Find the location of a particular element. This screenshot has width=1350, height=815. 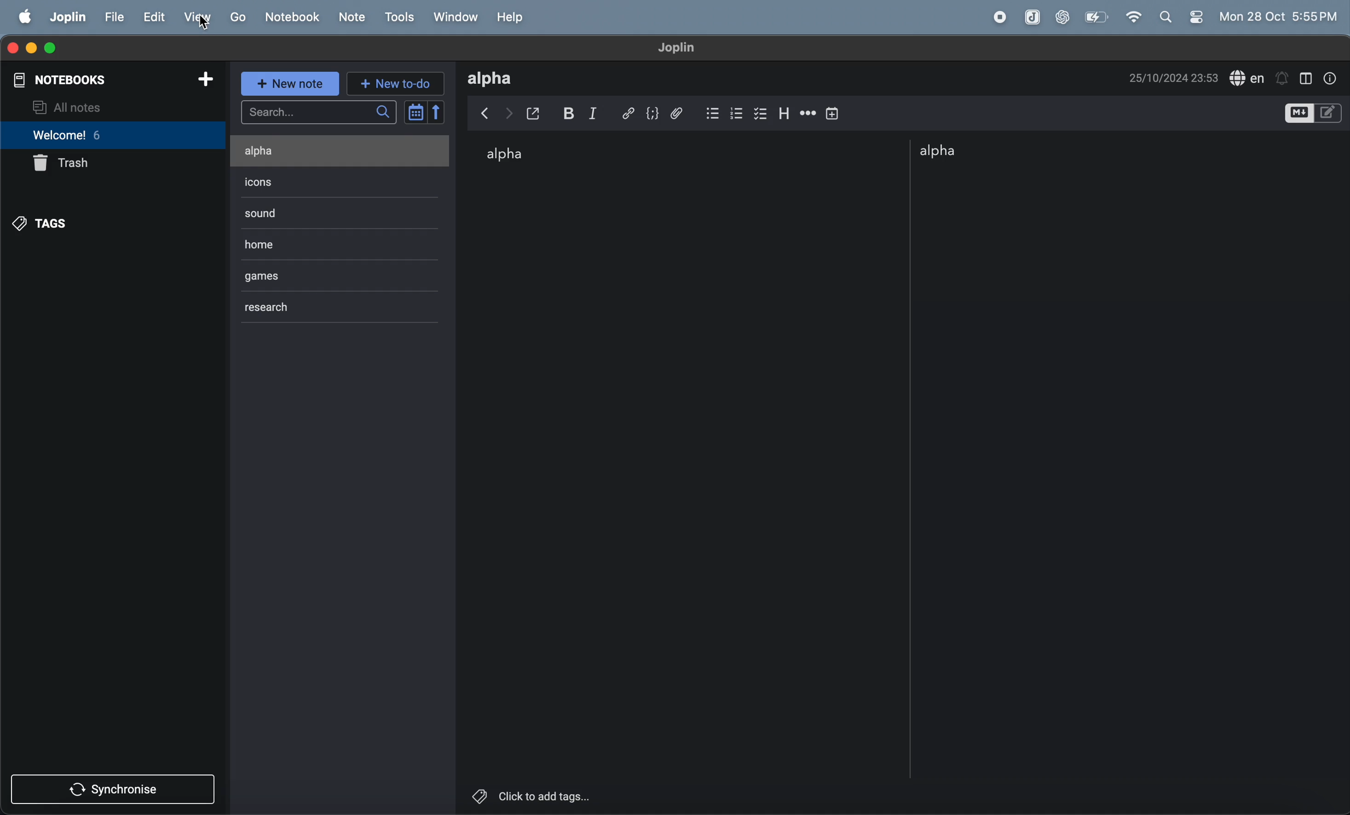

new note is located at coordinates (290, 84).